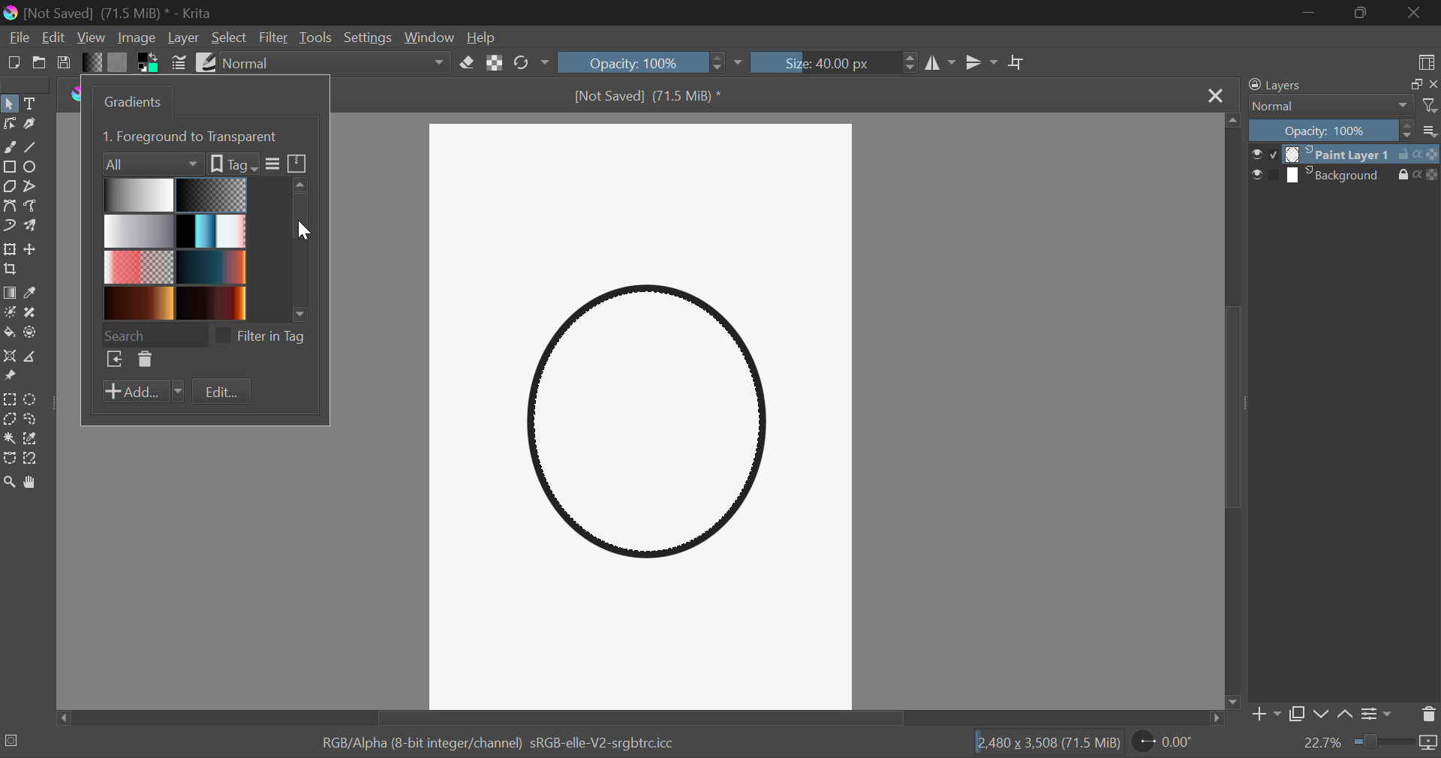  I want to click on Freehand Selection, so click(35, 418).